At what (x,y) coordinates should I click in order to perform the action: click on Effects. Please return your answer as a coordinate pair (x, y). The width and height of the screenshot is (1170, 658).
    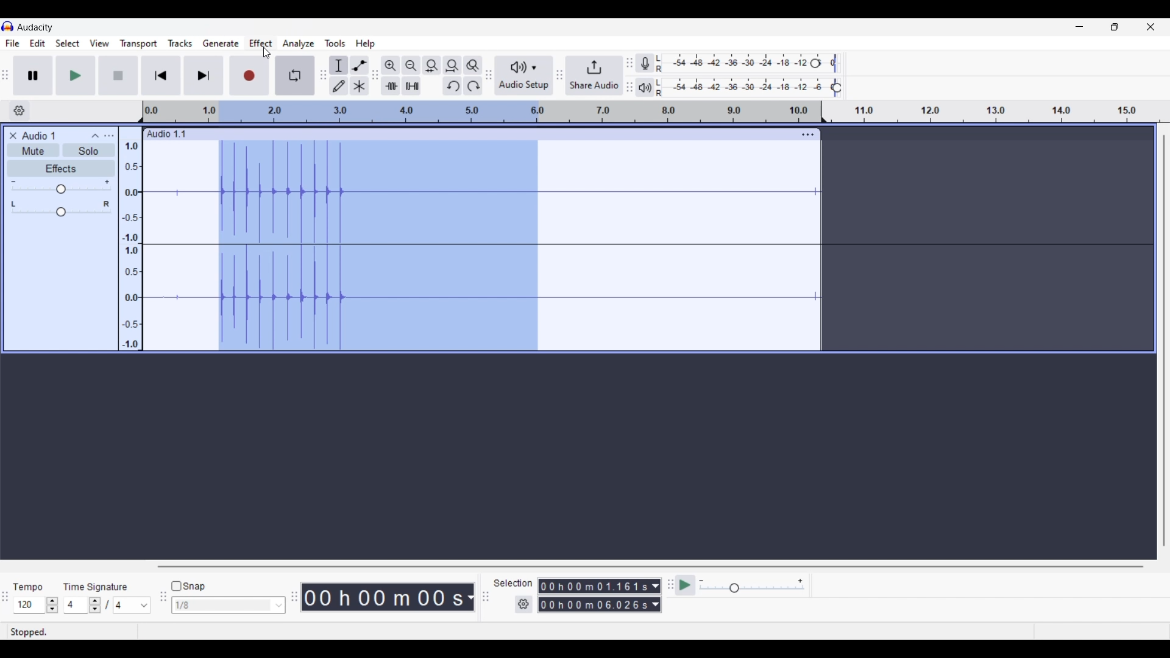
    Looking at the image, I should click on (61, 168).